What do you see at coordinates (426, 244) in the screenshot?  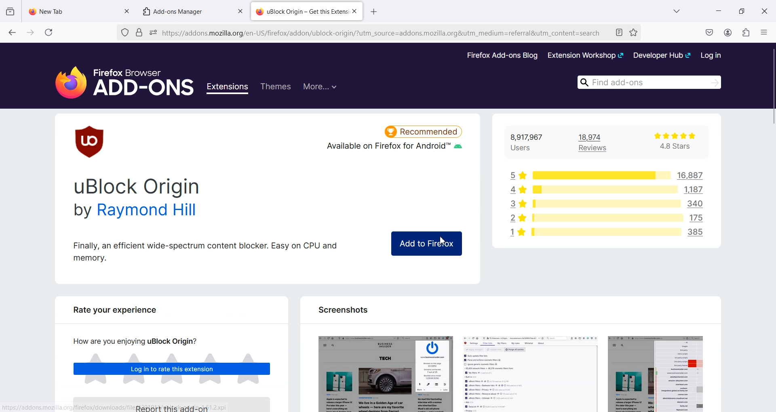 I see `Add to Firefox` at bounding box center [426, 244].